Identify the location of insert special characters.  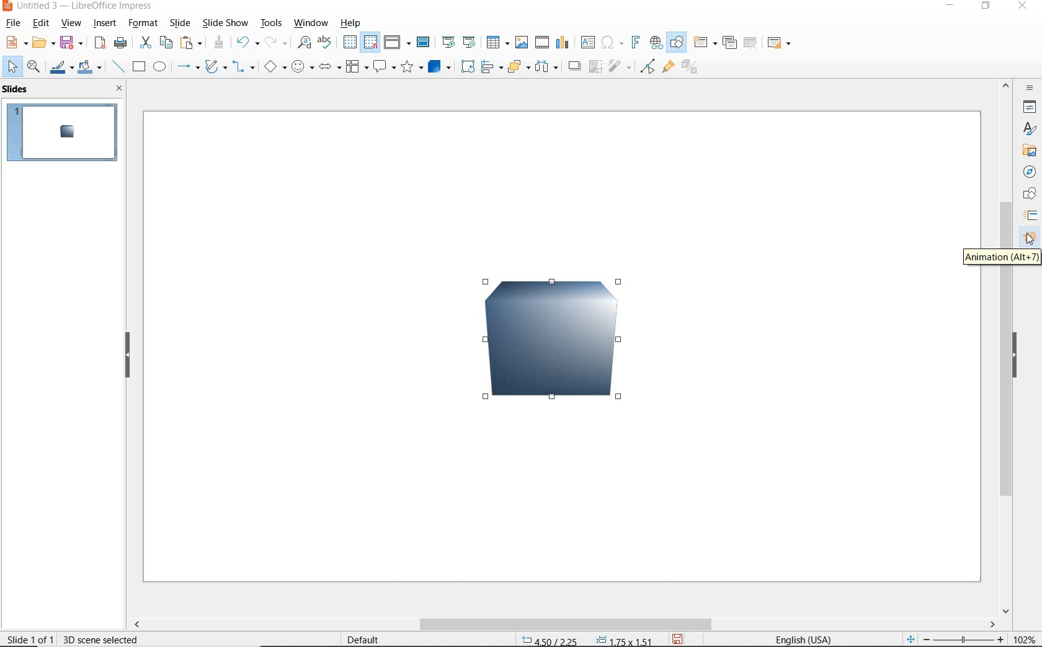
(610, 43).